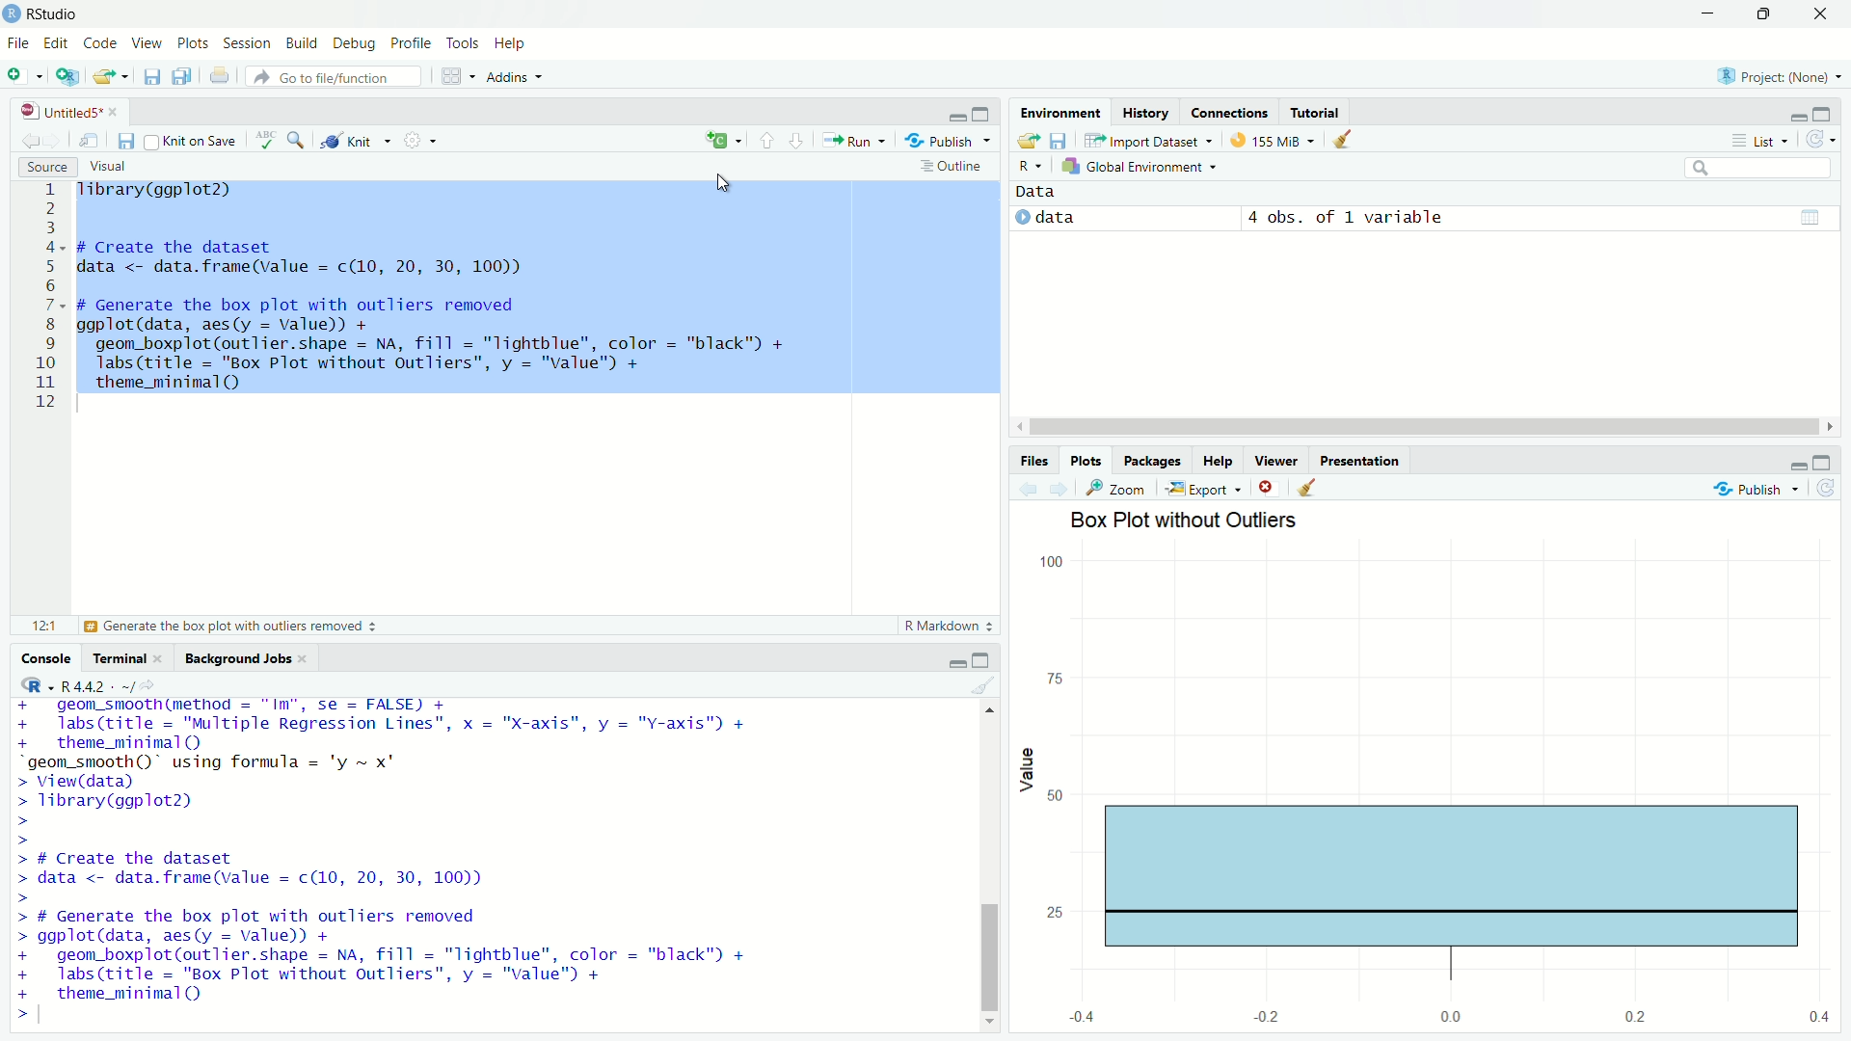  I want to click on R447 . ~/, so click(79, 682).